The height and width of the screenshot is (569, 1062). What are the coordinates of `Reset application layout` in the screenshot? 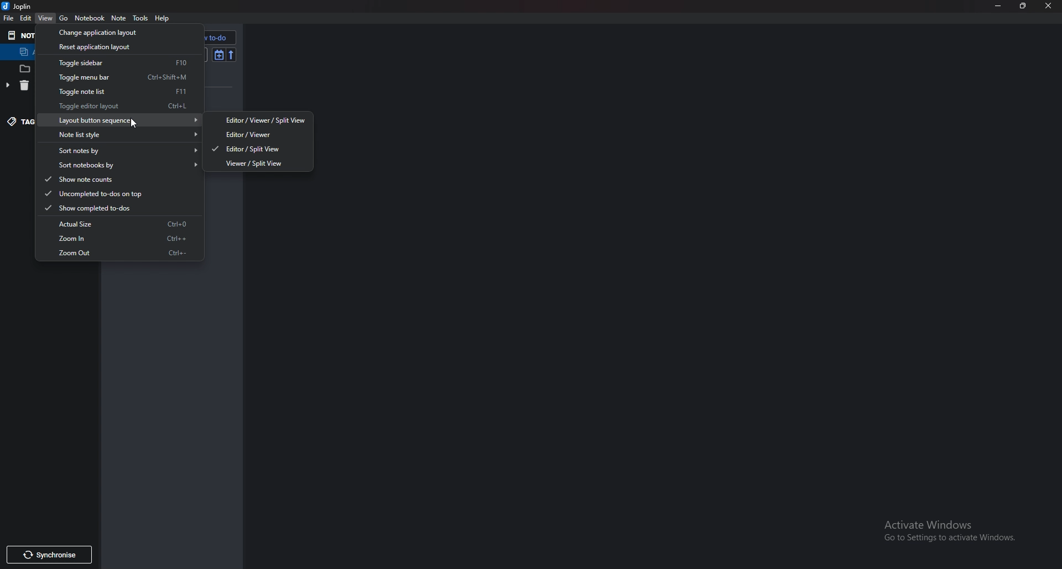 It's located at (113, 48).